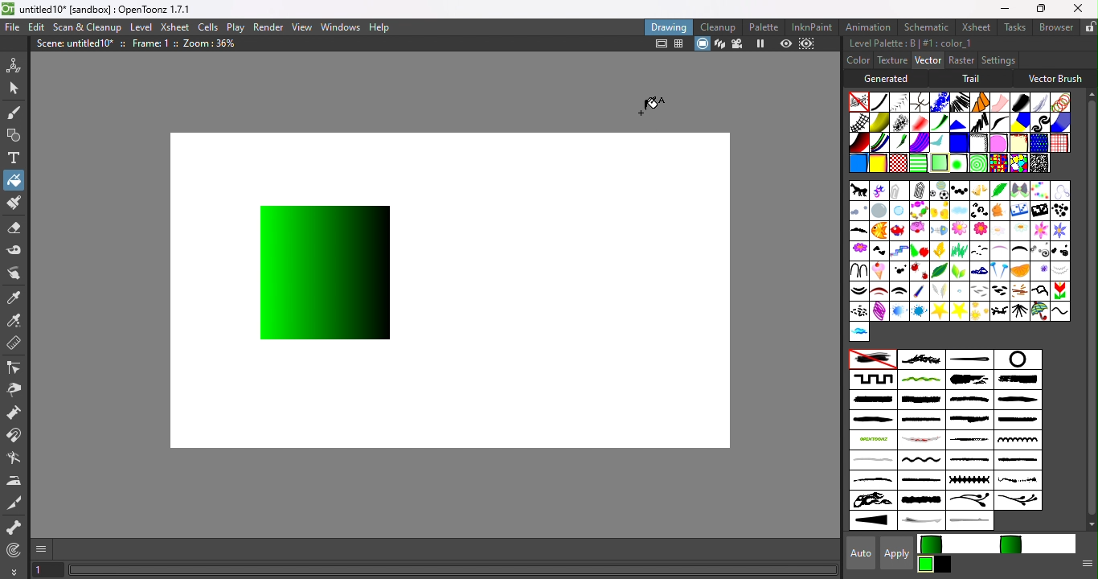  What do you see at coordinates (938, 252) in the screenshot?
I see `` at bounding box center [938, 252].